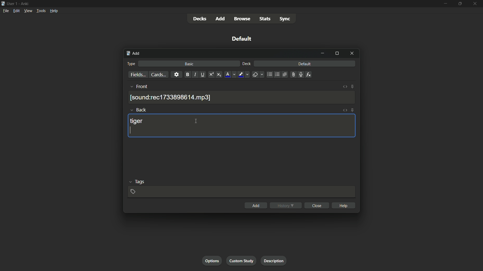  What do you see at coordinates (460, 4) in the screenshot?
I see `maximize` at bounding box center [460, 4].